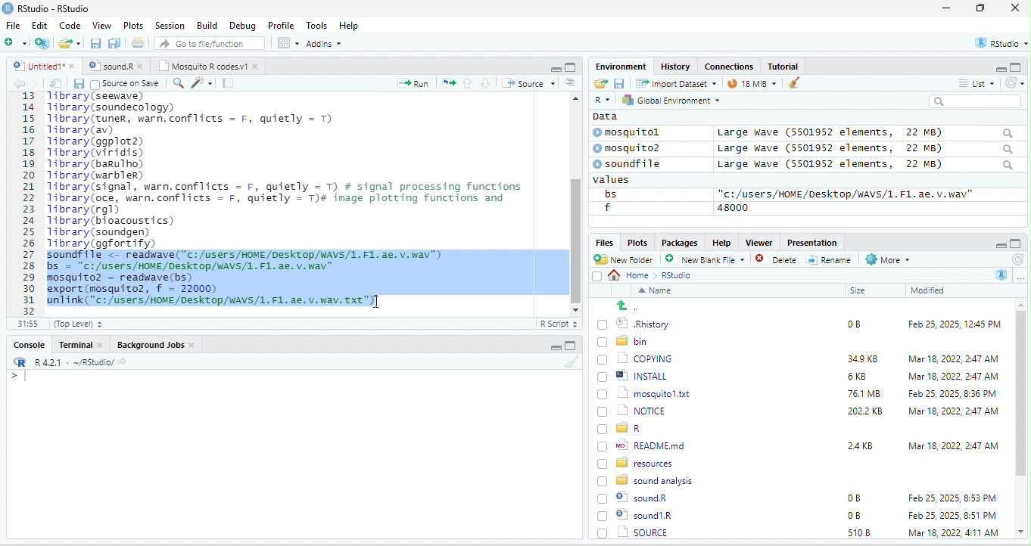 This screenshot has height=546, width=1031. I want to click on up, so click(469, 82).